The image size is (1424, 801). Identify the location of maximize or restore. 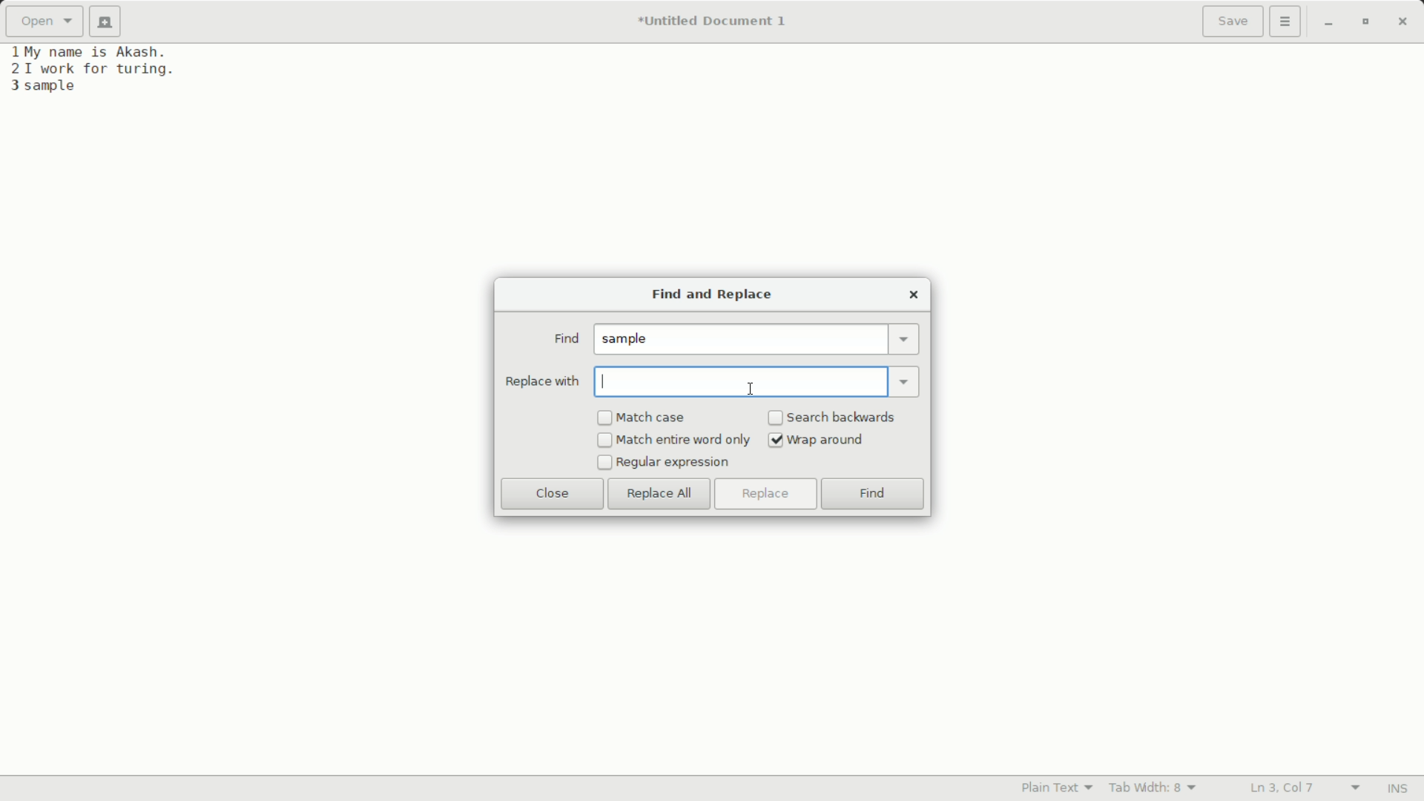
(1364, 22).